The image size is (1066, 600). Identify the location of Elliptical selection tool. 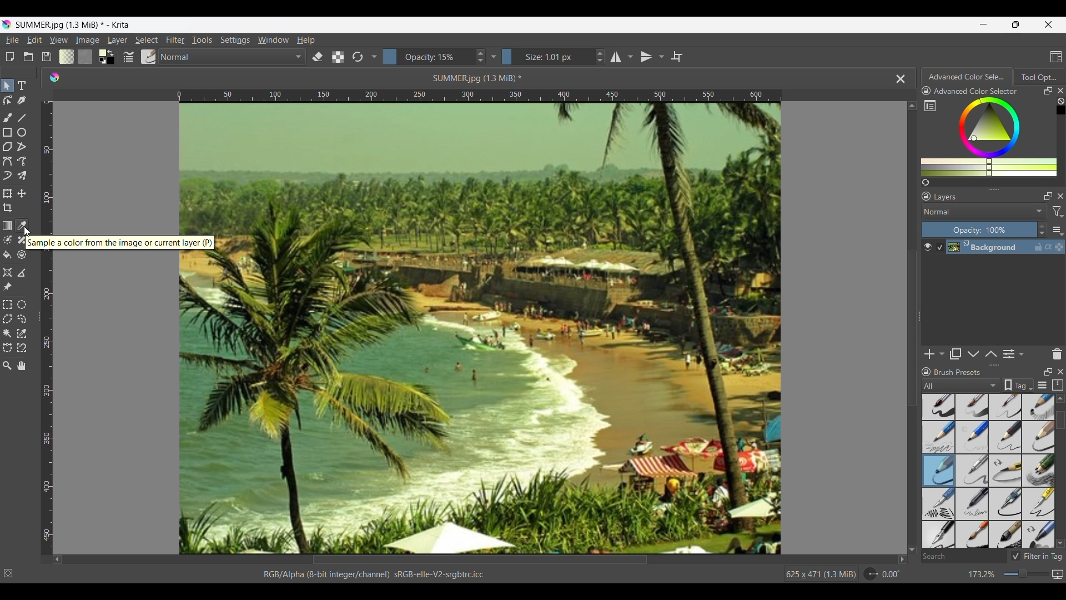
(21, 305).